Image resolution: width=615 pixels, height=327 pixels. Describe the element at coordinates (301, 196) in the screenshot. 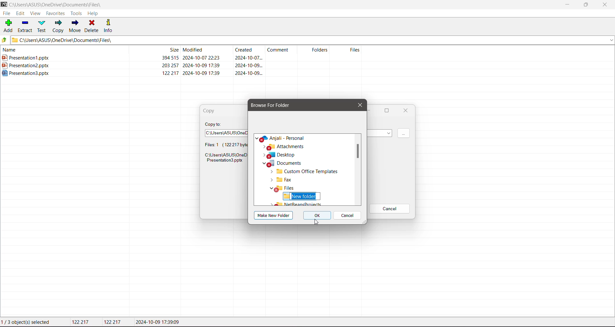

I see `New Folder created` at that location.